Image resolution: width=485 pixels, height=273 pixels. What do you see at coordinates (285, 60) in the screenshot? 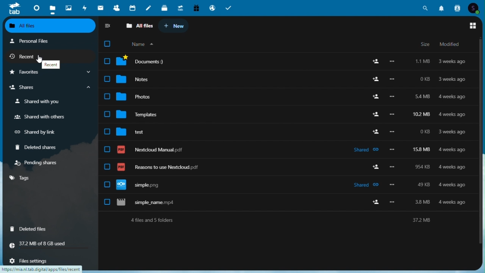
I see `"Documents :)` at bounding box center [285, 60].